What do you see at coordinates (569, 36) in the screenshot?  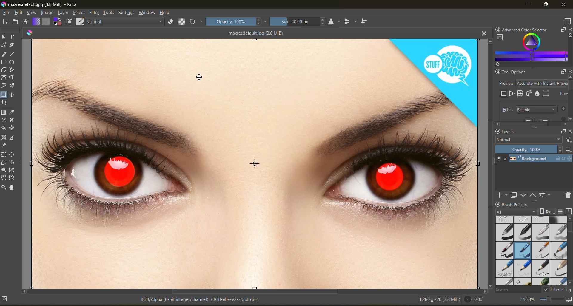 I see `clear all color history` at bounding box center [569, 36].